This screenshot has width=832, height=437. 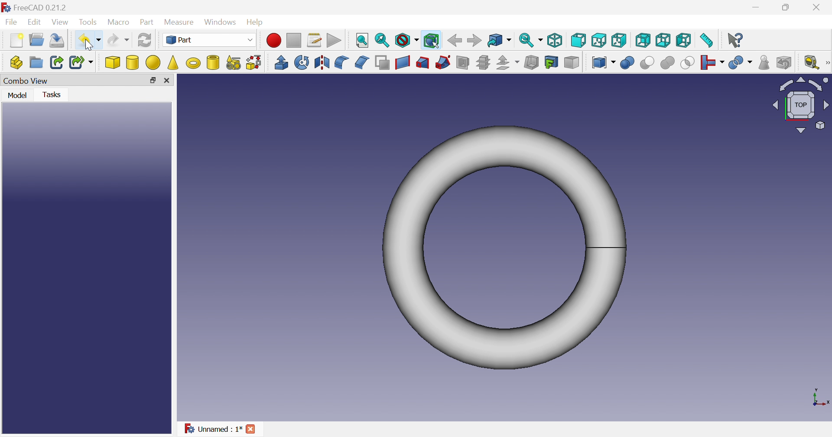 I want to click on Split objects..., so click(x=740, y=63).